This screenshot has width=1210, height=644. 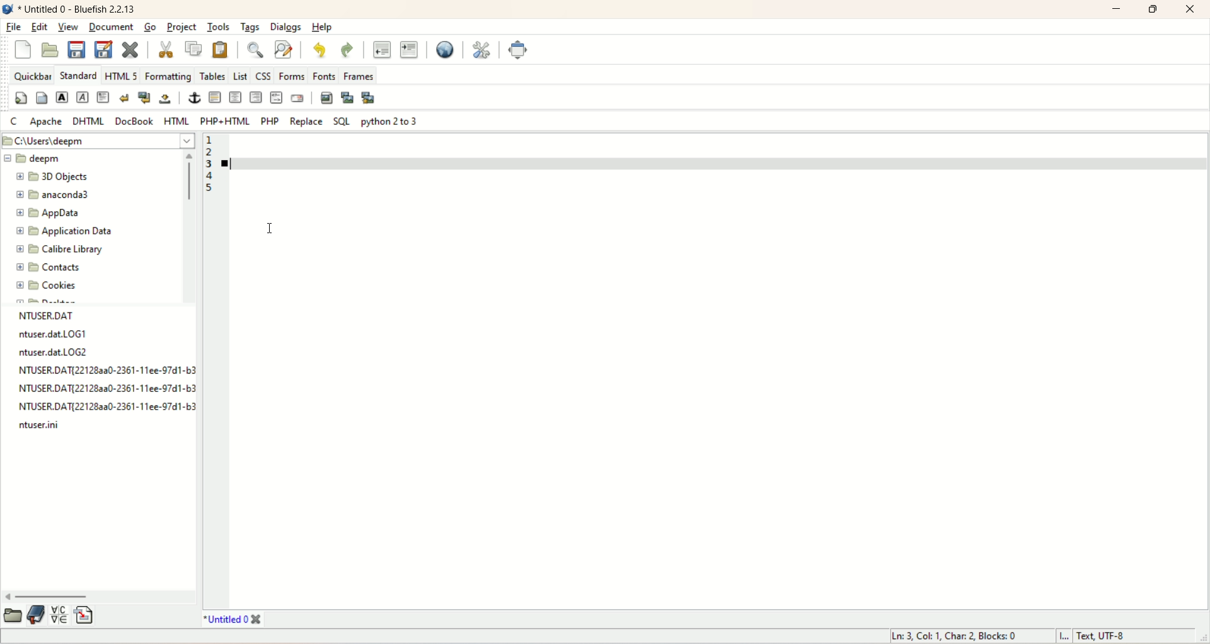 I want to click on quickbar, so click(x=31, y=77).